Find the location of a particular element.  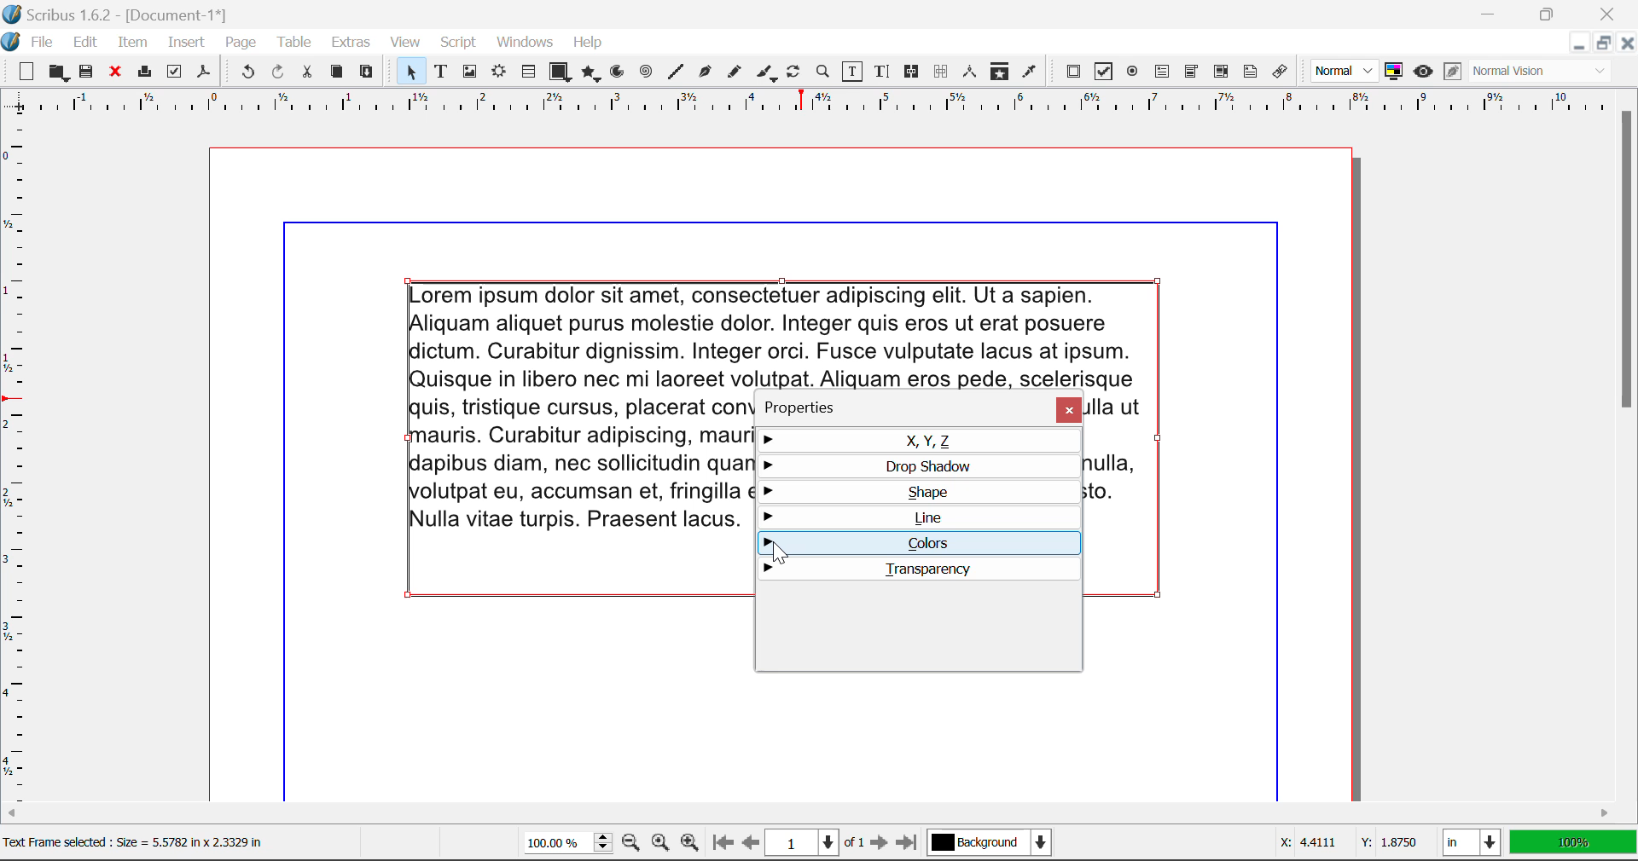

Polygons is located at coordinates (590, 75).